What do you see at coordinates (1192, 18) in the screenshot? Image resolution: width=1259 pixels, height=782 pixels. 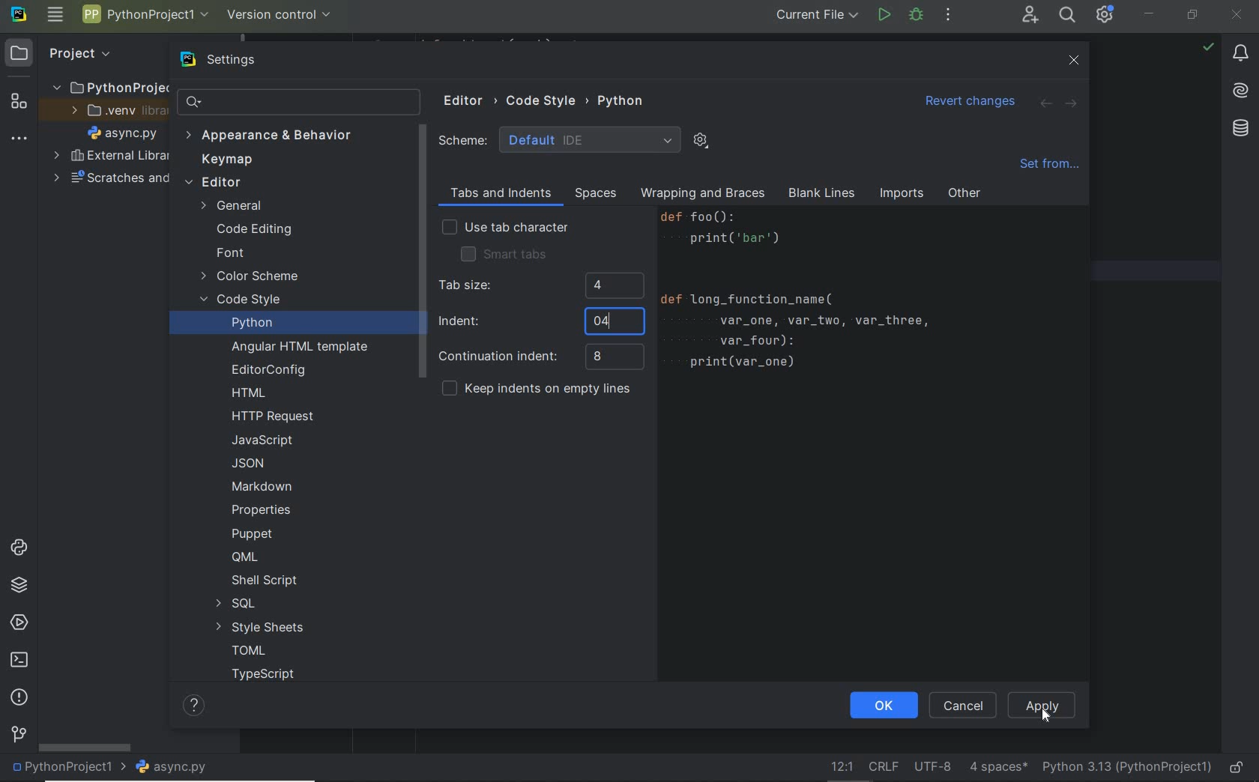 I see `restore down` at bounding box center [1192, 18].